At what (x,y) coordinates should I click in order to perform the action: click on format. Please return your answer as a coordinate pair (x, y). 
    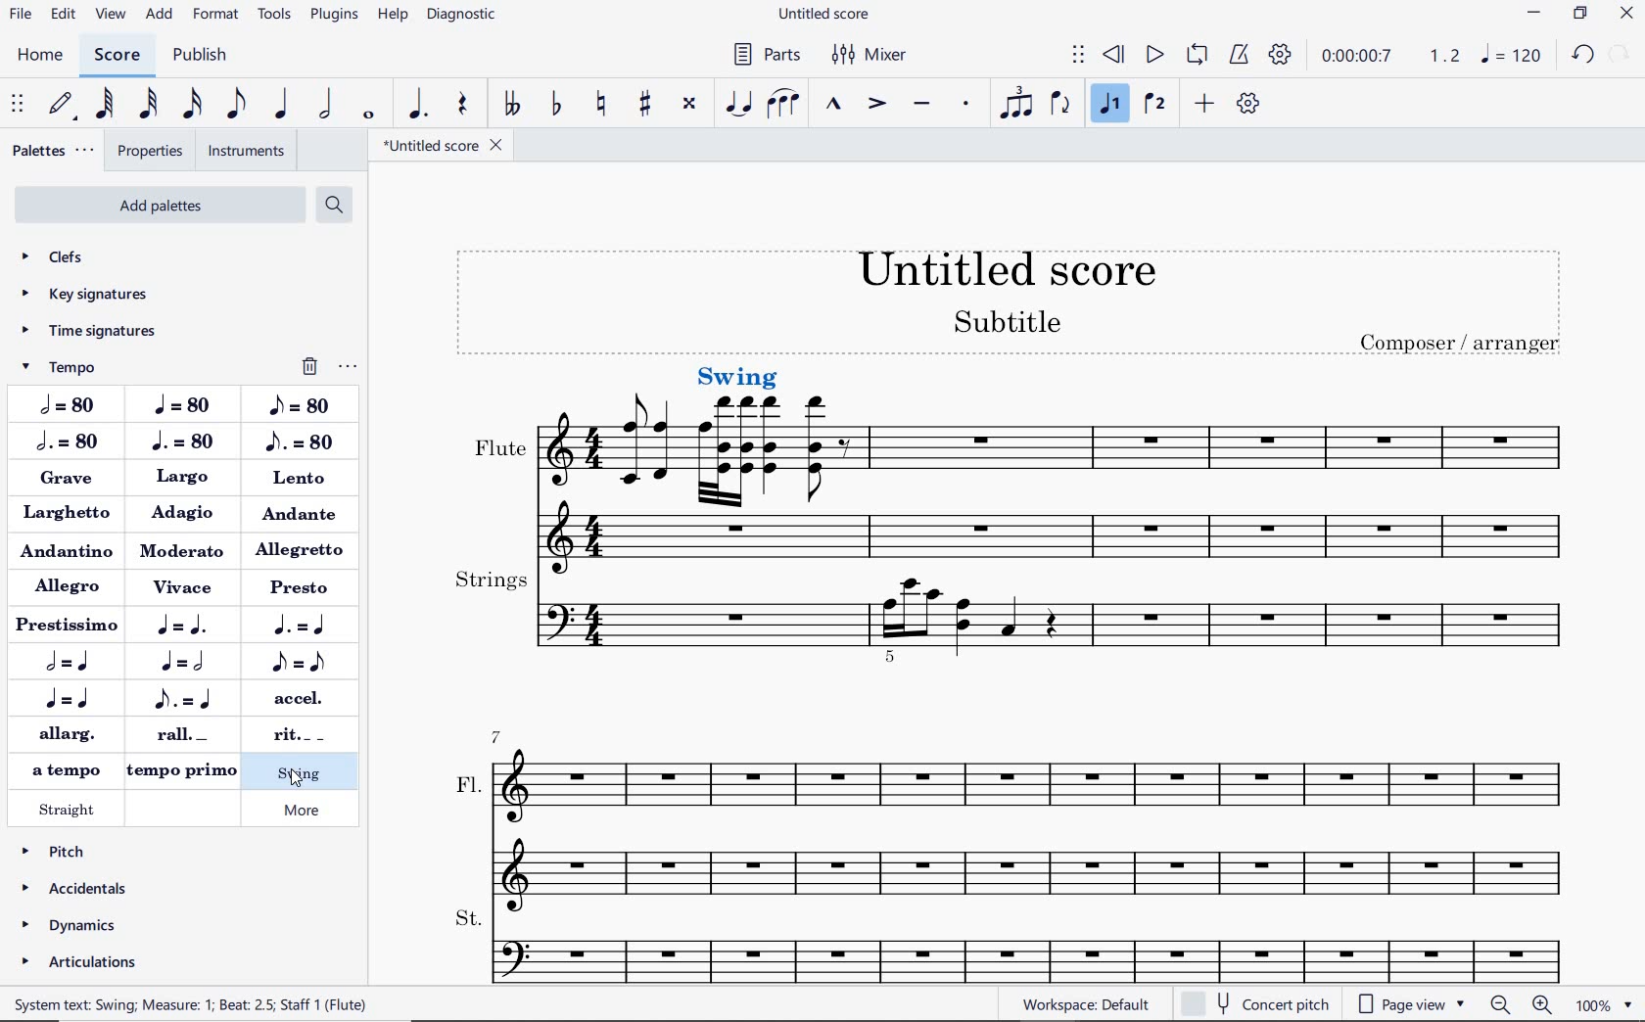
    Looking at the image, I should click on (216, 16).